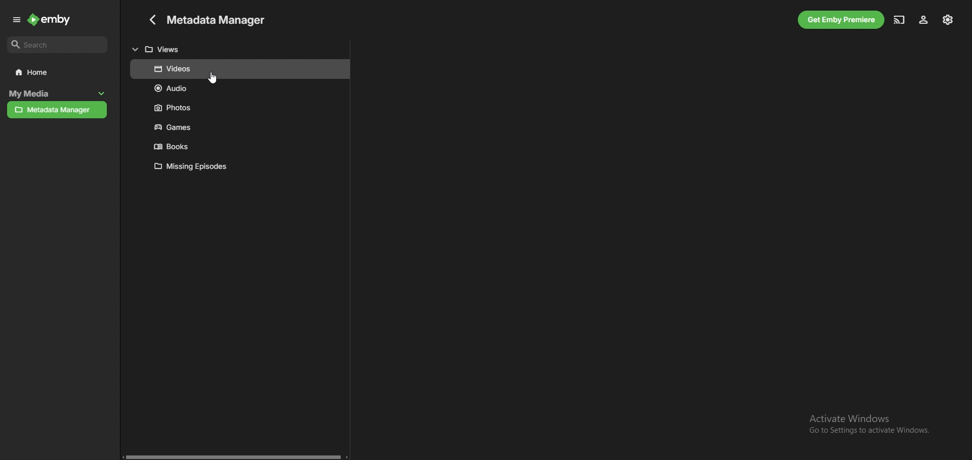 The image size is (972, 460). I want to click on books, so click(238, 146).